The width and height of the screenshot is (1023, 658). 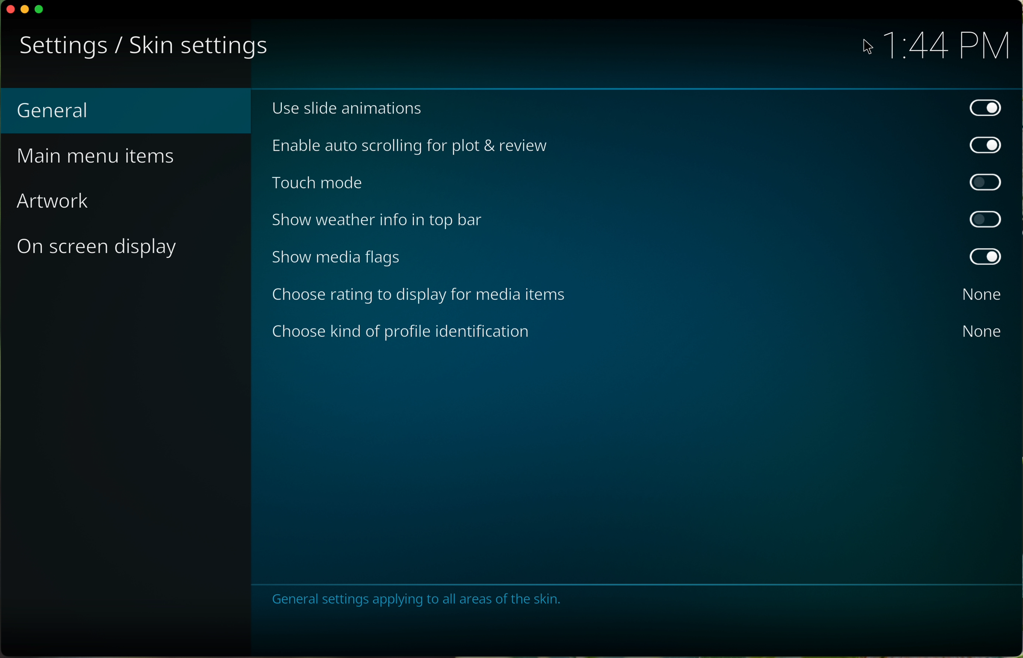 I want to click on artwork, so click(x=56, y=203).